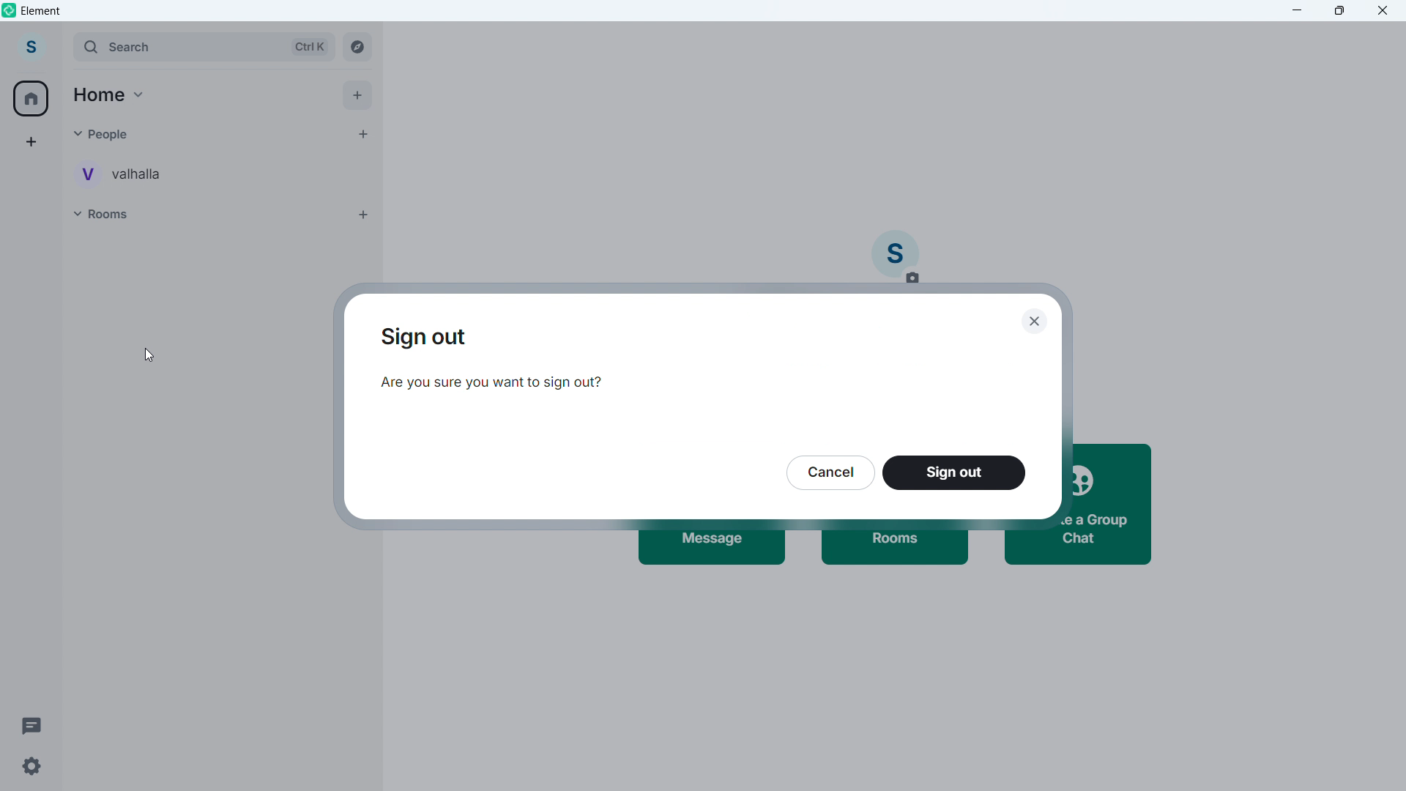 The image size is (1406, 791). What do you see at coordinates (896, 258) in the screenshot?
I see `Account image` at bounding box center [896, 258].